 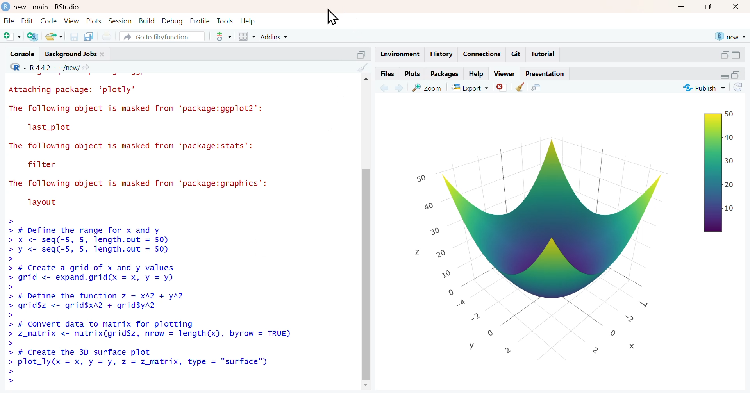 I want to click on maximize, so click(x=741, y=55).